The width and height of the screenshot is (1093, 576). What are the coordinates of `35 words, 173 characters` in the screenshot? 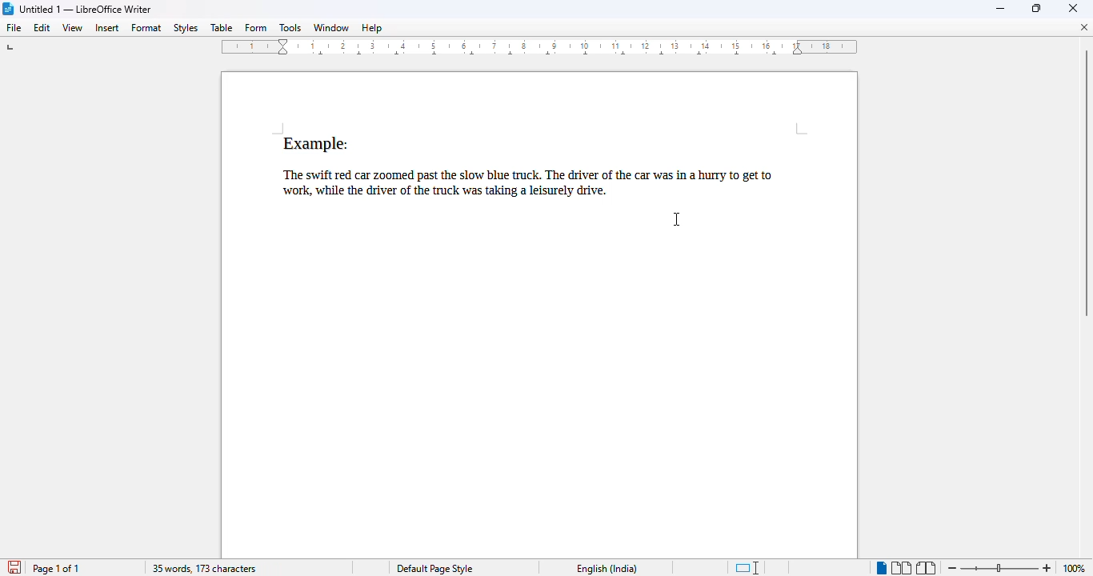 It's located at (205, 569).